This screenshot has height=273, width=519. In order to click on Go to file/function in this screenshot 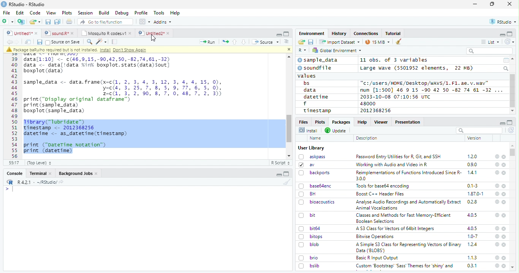, I will do `click(106, 22)`.